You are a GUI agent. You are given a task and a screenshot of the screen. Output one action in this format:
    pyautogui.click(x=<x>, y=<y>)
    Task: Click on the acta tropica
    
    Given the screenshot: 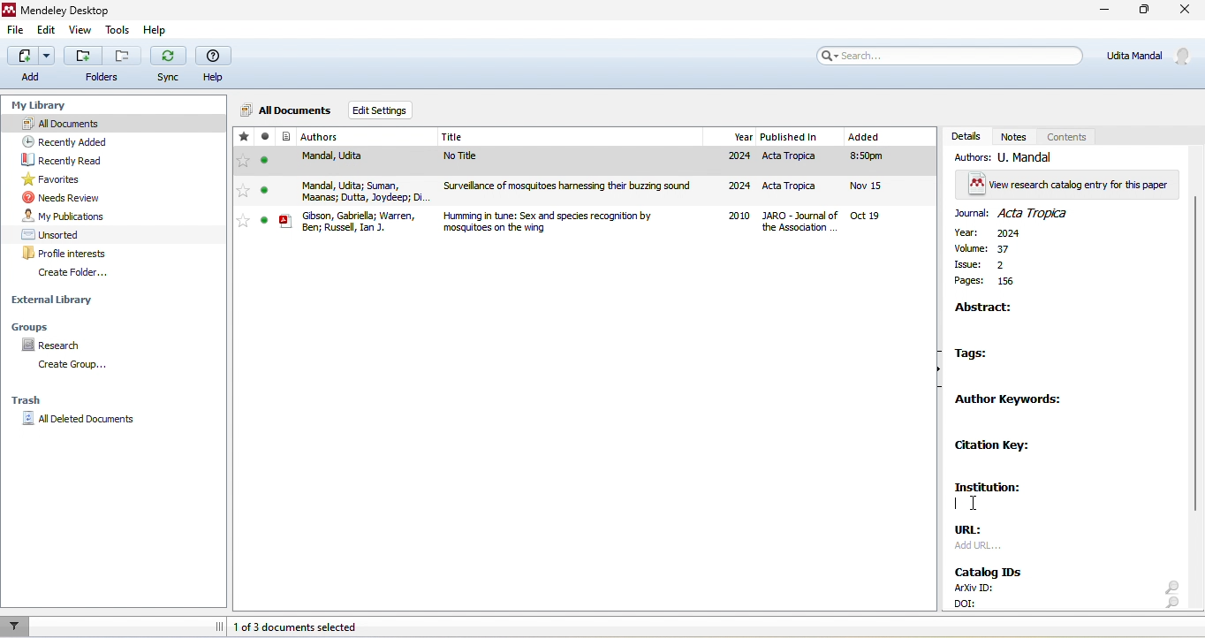 What is the action you would take?
    pyautogui.click(x=802, y=160)
    